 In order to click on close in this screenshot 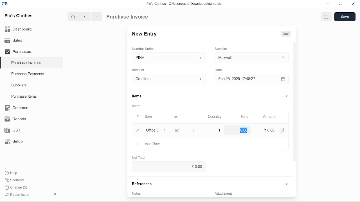, I will do `click(353, 4)`.